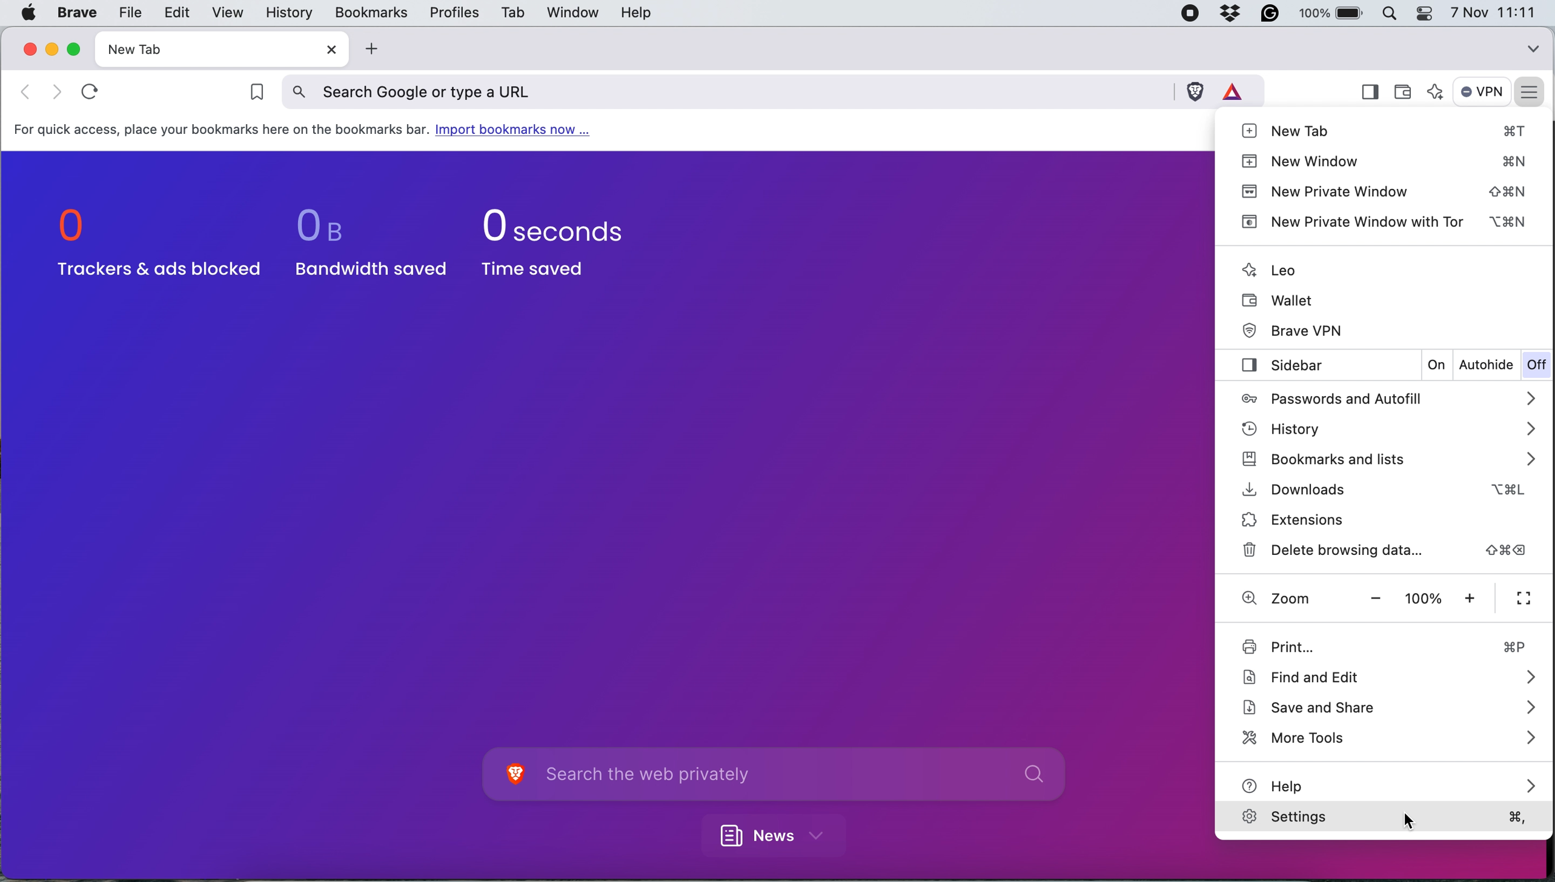 This screenshot has width=1555, height=882. What do you see at coordinates (1385, 426) in the screenshot?
I see `history` at bounding box center [1385, 426].